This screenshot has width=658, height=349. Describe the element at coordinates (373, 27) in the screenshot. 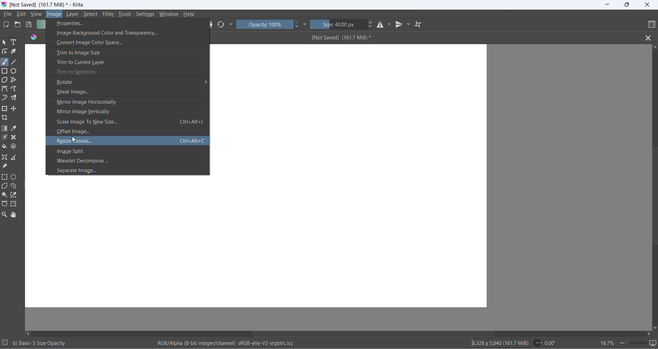

I see `decrement size` at that location.